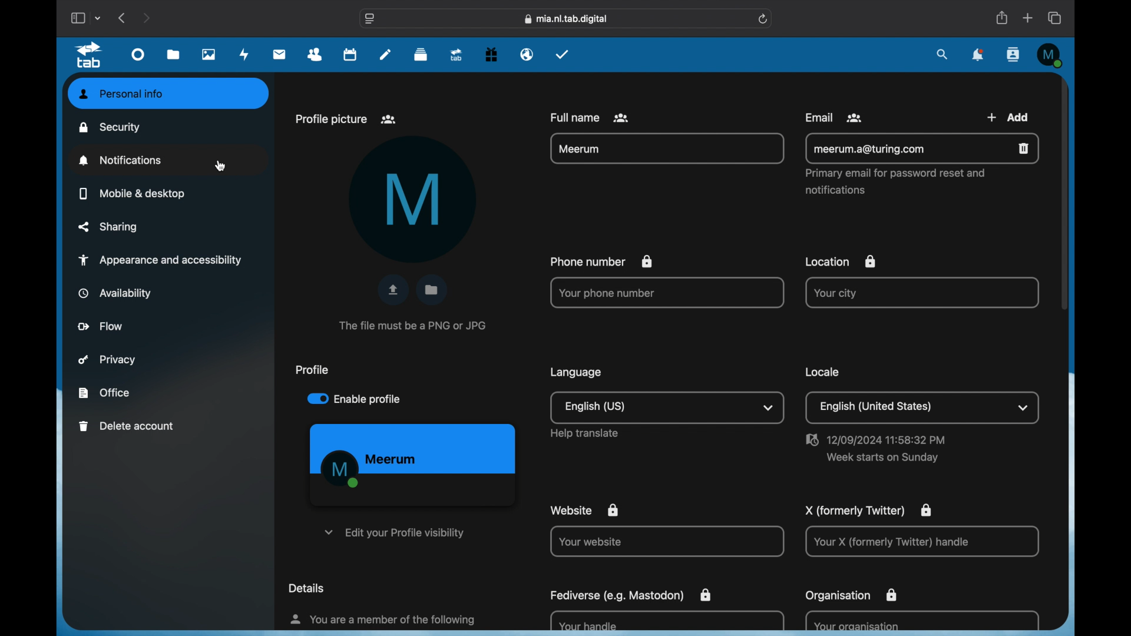  Describe the element at coordinates (770, 406) in the screenshot. I see `dropdown` at that location.